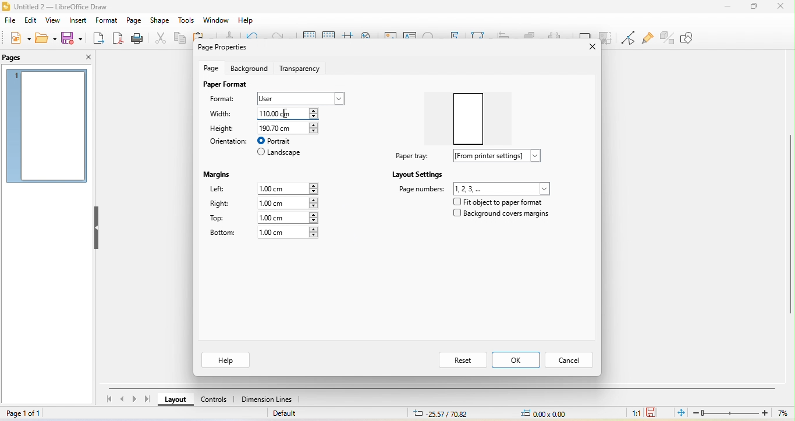  Describe the element at coordinates (105, 22) in the screenshot. I see `format` at that location.